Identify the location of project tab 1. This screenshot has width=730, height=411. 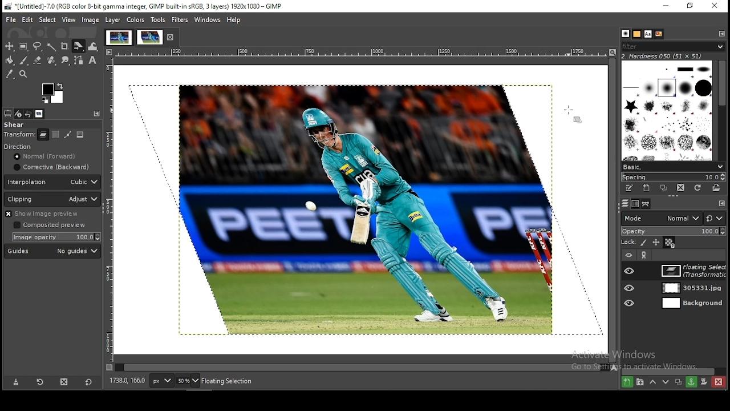
(119, 38).